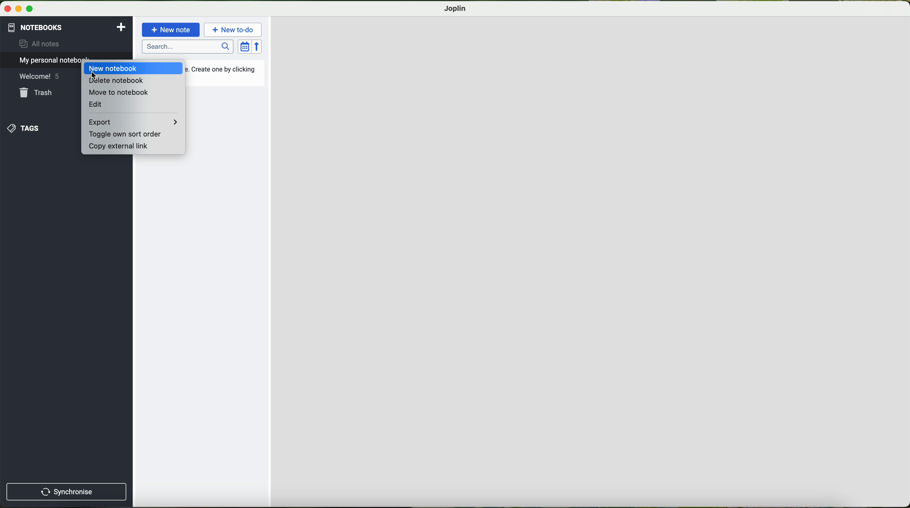 This screenshot has height=508, width=910. What do you see at coordinates (23, 128) in the screenshot?
I see `tags` at bounding box center [23, 128].